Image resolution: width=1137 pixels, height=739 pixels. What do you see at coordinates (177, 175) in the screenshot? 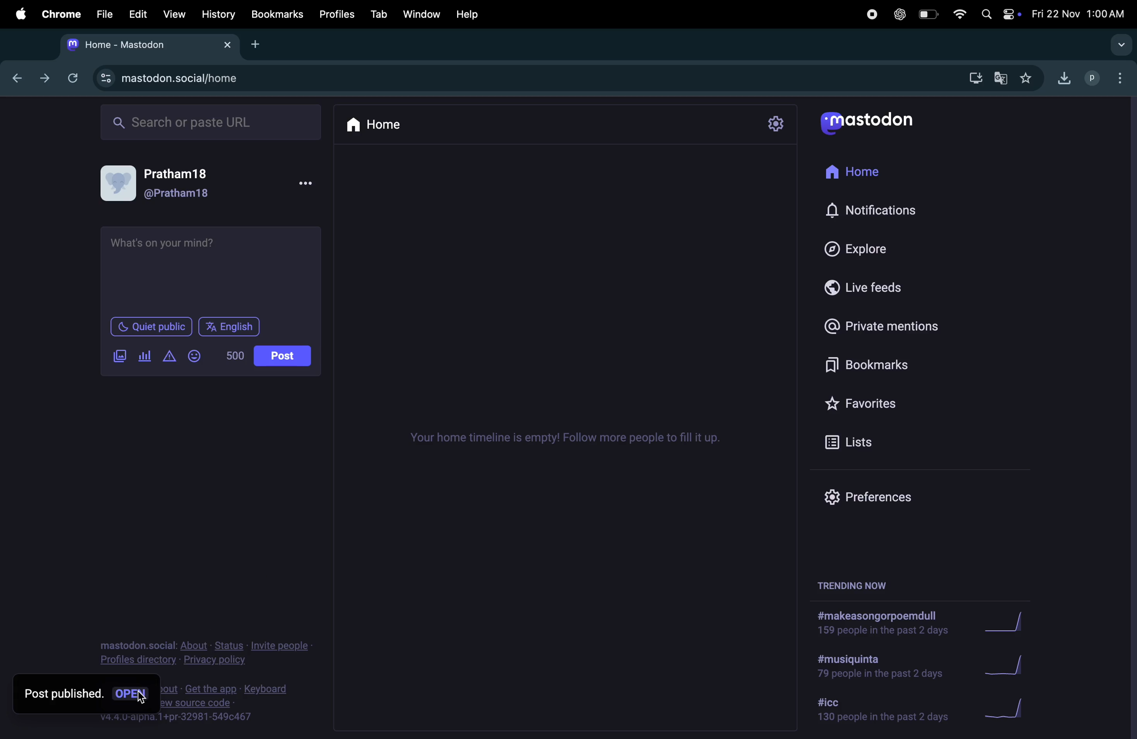
I see `Pratham18` at bounding box center [177, 175].